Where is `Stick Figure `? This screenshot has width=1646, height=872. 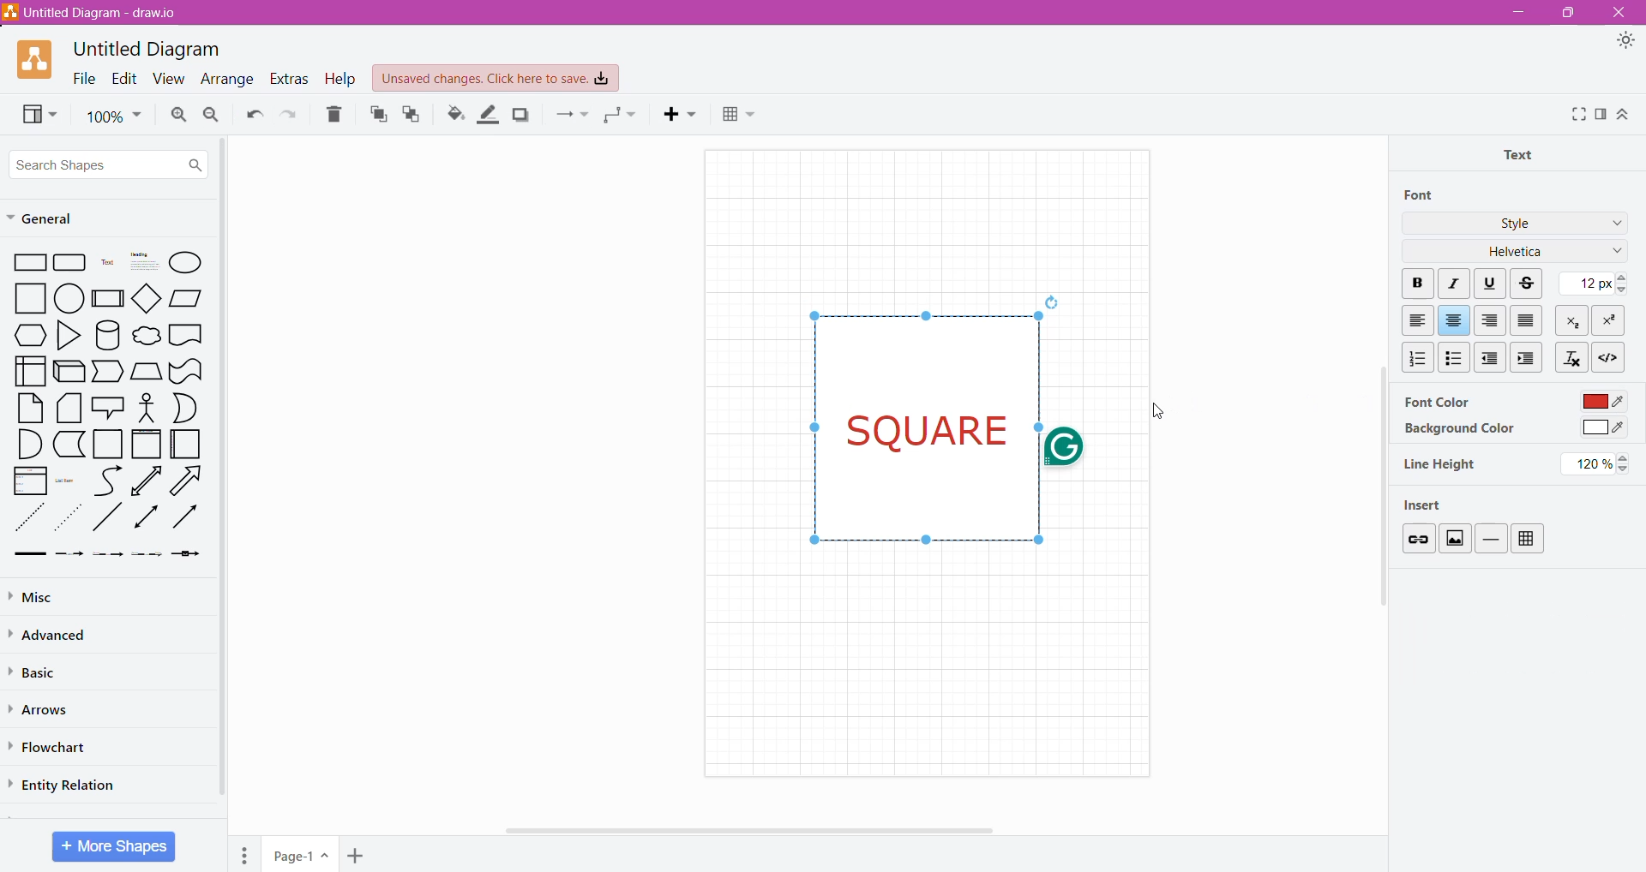 Stick Figure  is located at coordinates (147, 406).